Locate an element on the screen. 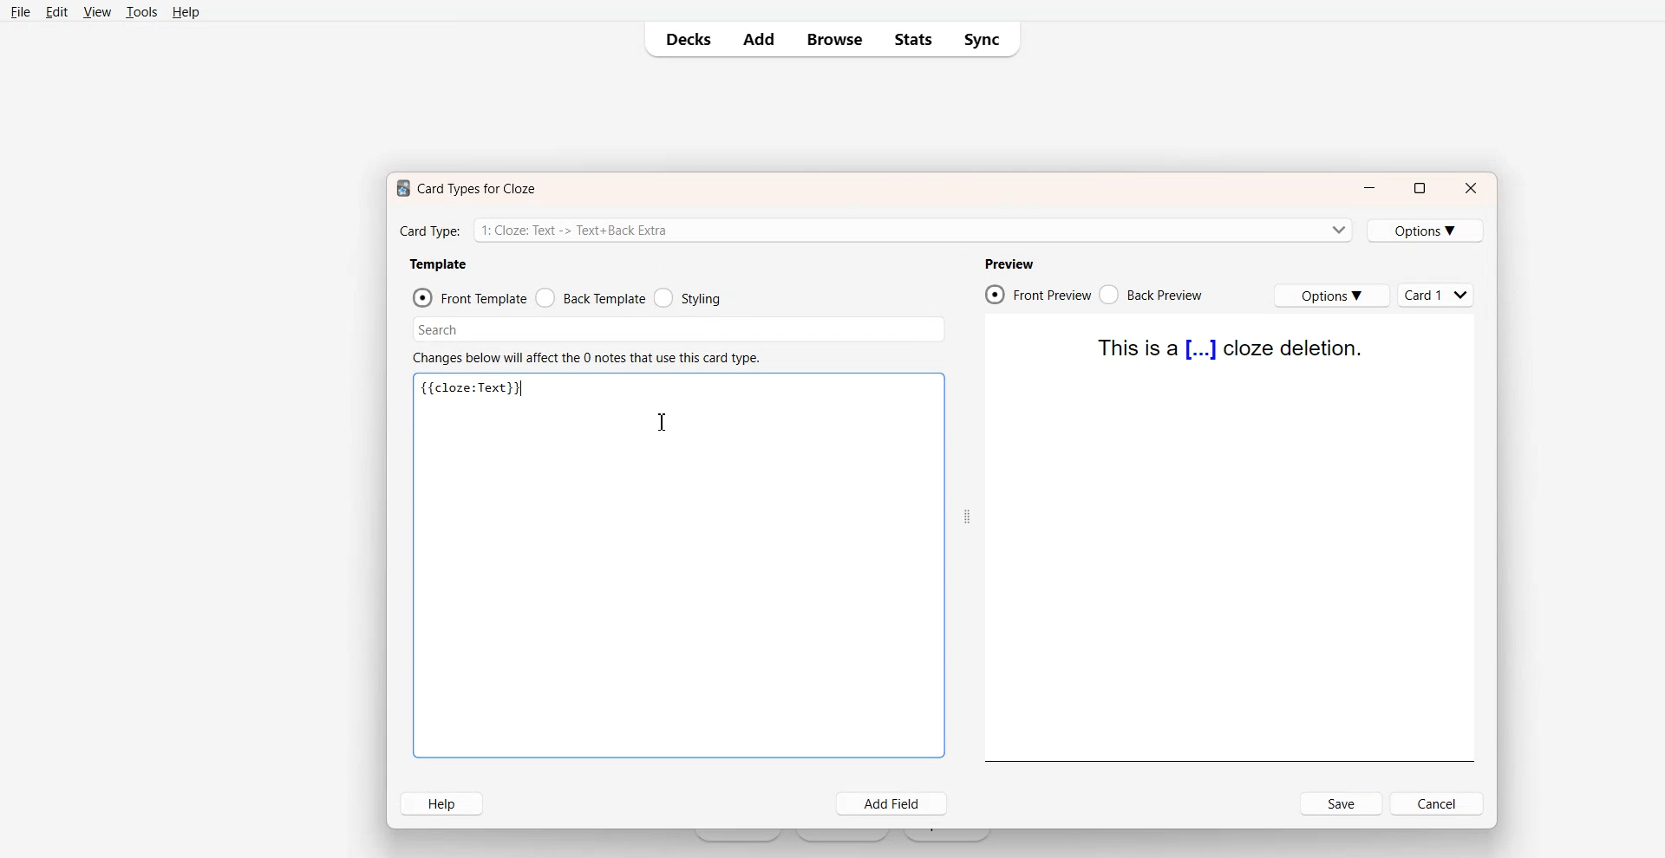 The height and width of the screenshot is (858, 1665). Drag Handle is located at coordinates (966, 516).